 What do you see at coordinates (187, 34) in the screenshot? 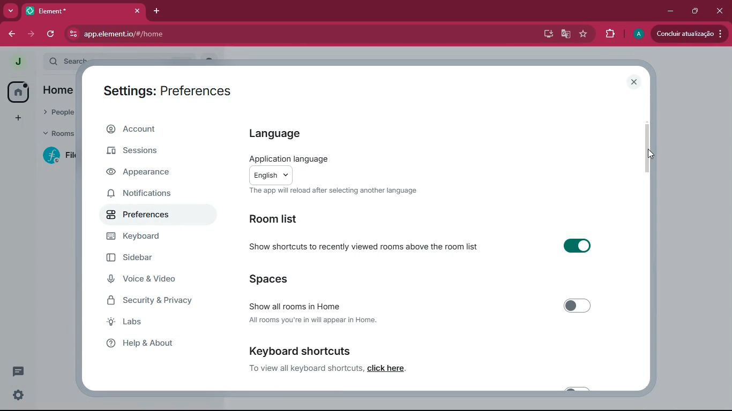
I see `app.element.io/#/home` at bounding box center [187, 34].